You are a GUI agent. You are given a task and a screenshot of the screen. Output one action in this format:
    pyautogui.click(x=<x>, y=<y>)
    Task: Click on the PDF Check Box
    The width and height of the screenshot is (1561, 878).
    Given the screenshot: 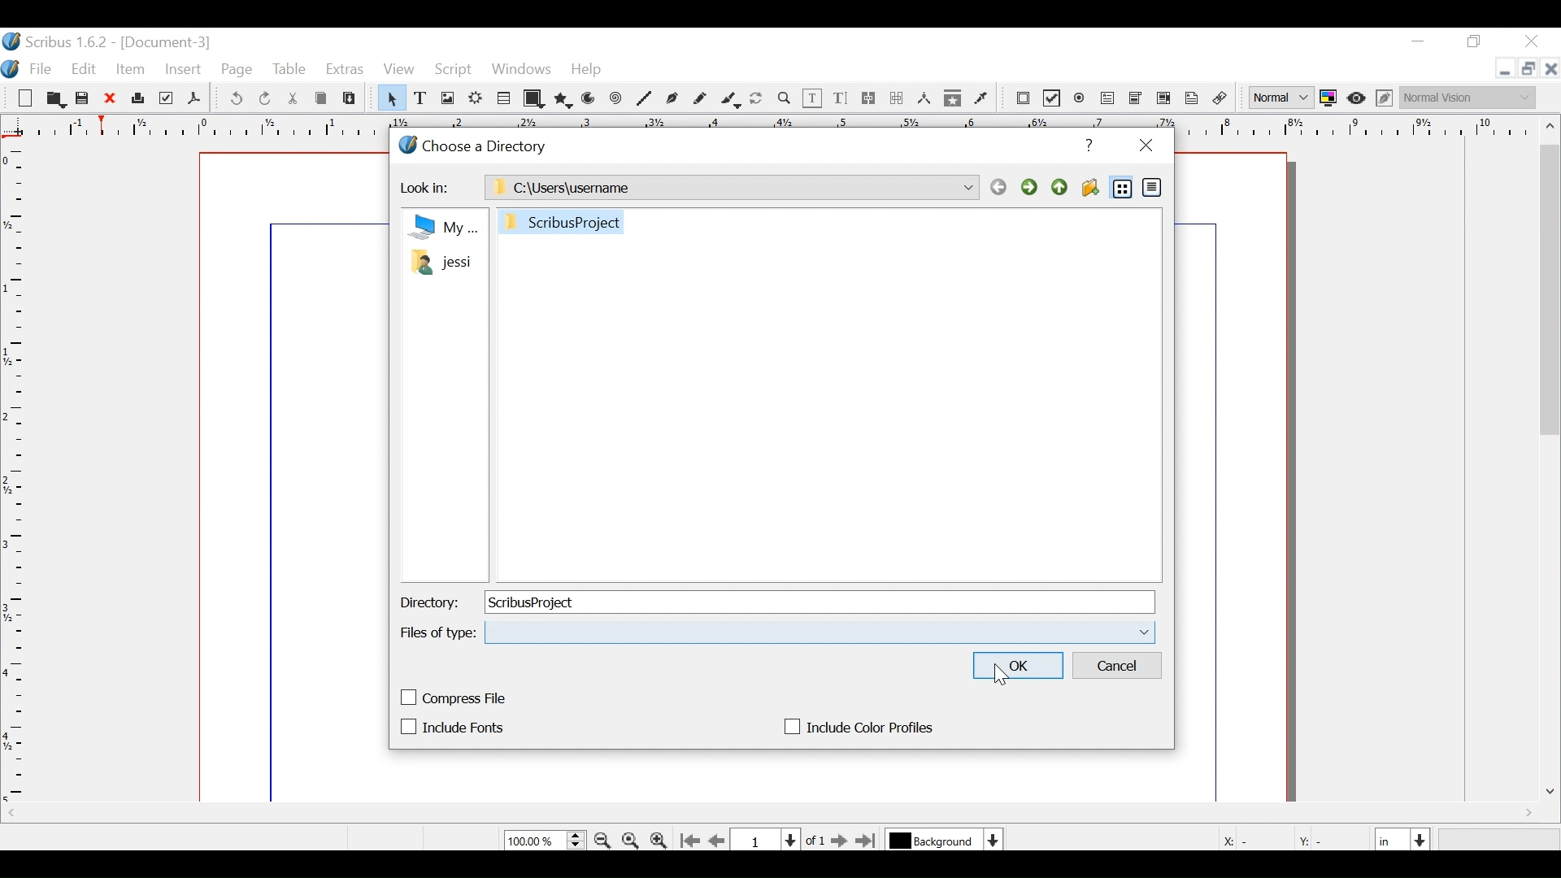 What is the action you would take?
    pyautogui.click(x=1051, y=98)
    